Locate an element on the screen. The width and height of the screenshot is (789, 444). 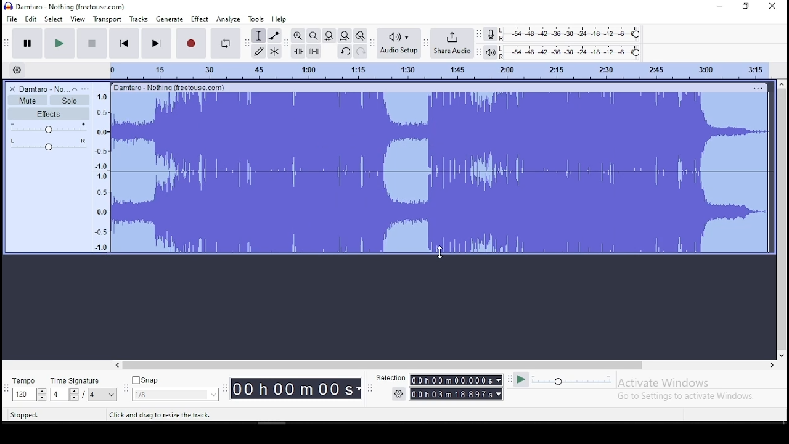
Horizontal scrollbar is located at coordinates (436, 366).